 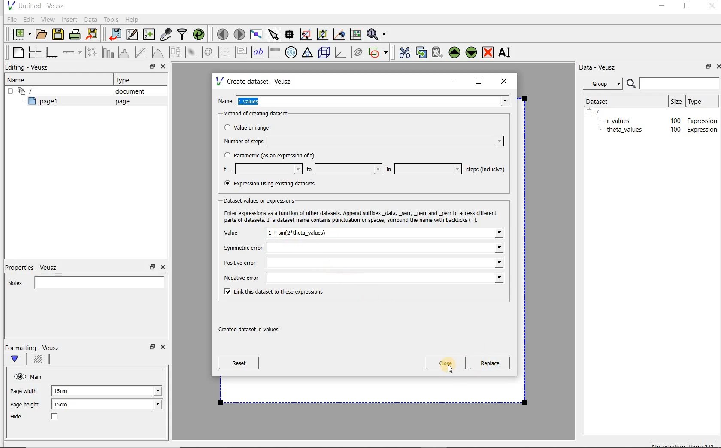 What do you see at coordinates (157, 52) in the screenshot?
I see `plot a function` at bounding box center [157, 52].